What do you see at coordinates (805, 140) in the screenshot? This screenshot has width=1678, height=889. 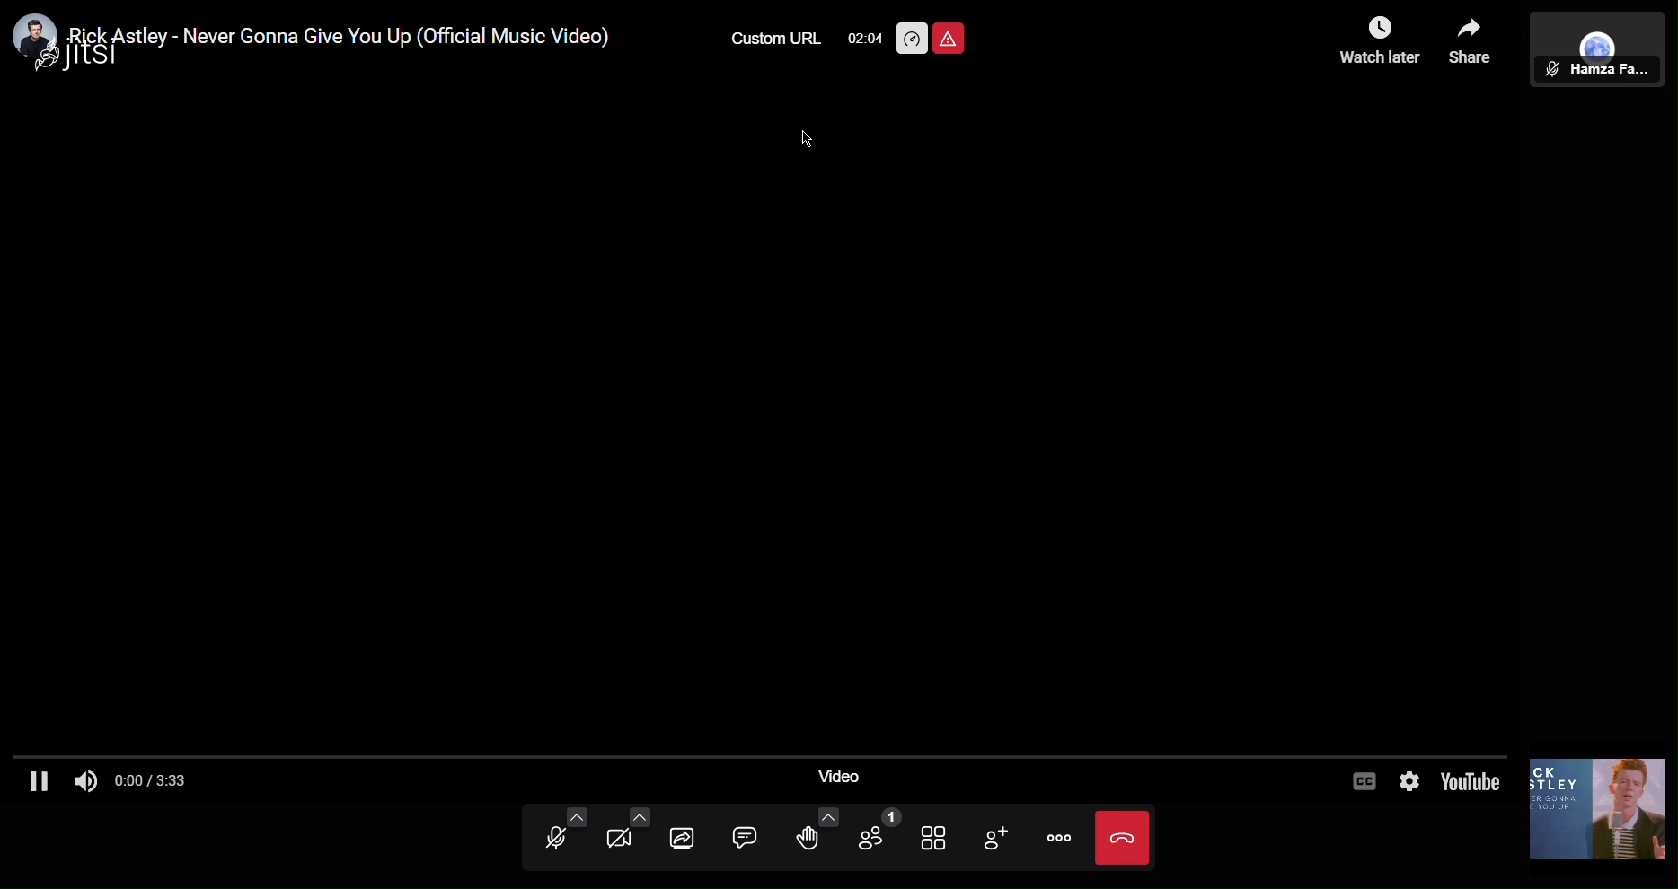 I see `Cursor` at bounding box center [805, 140].